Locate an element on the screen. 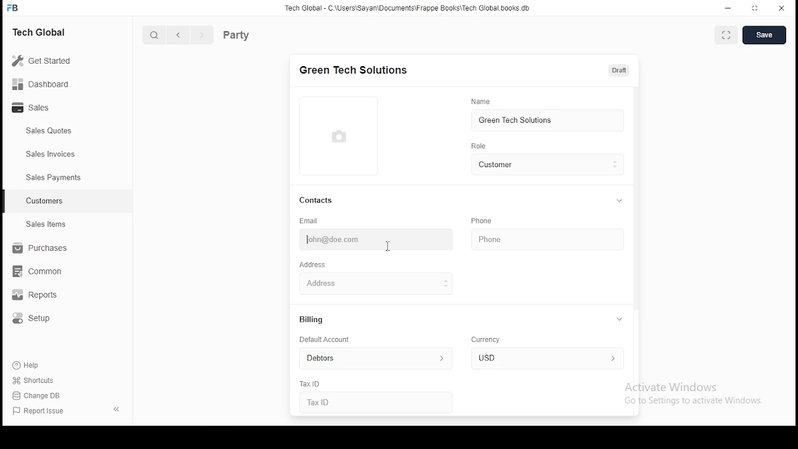  role is located at coordinates (478, 146).